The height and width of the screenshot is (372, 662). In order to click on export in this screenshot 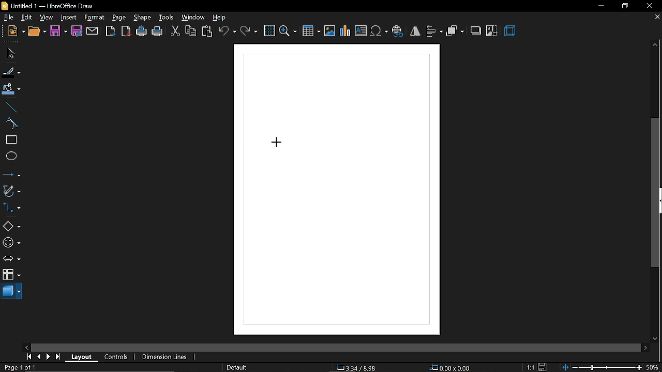, I will do `click(111, 31)`.